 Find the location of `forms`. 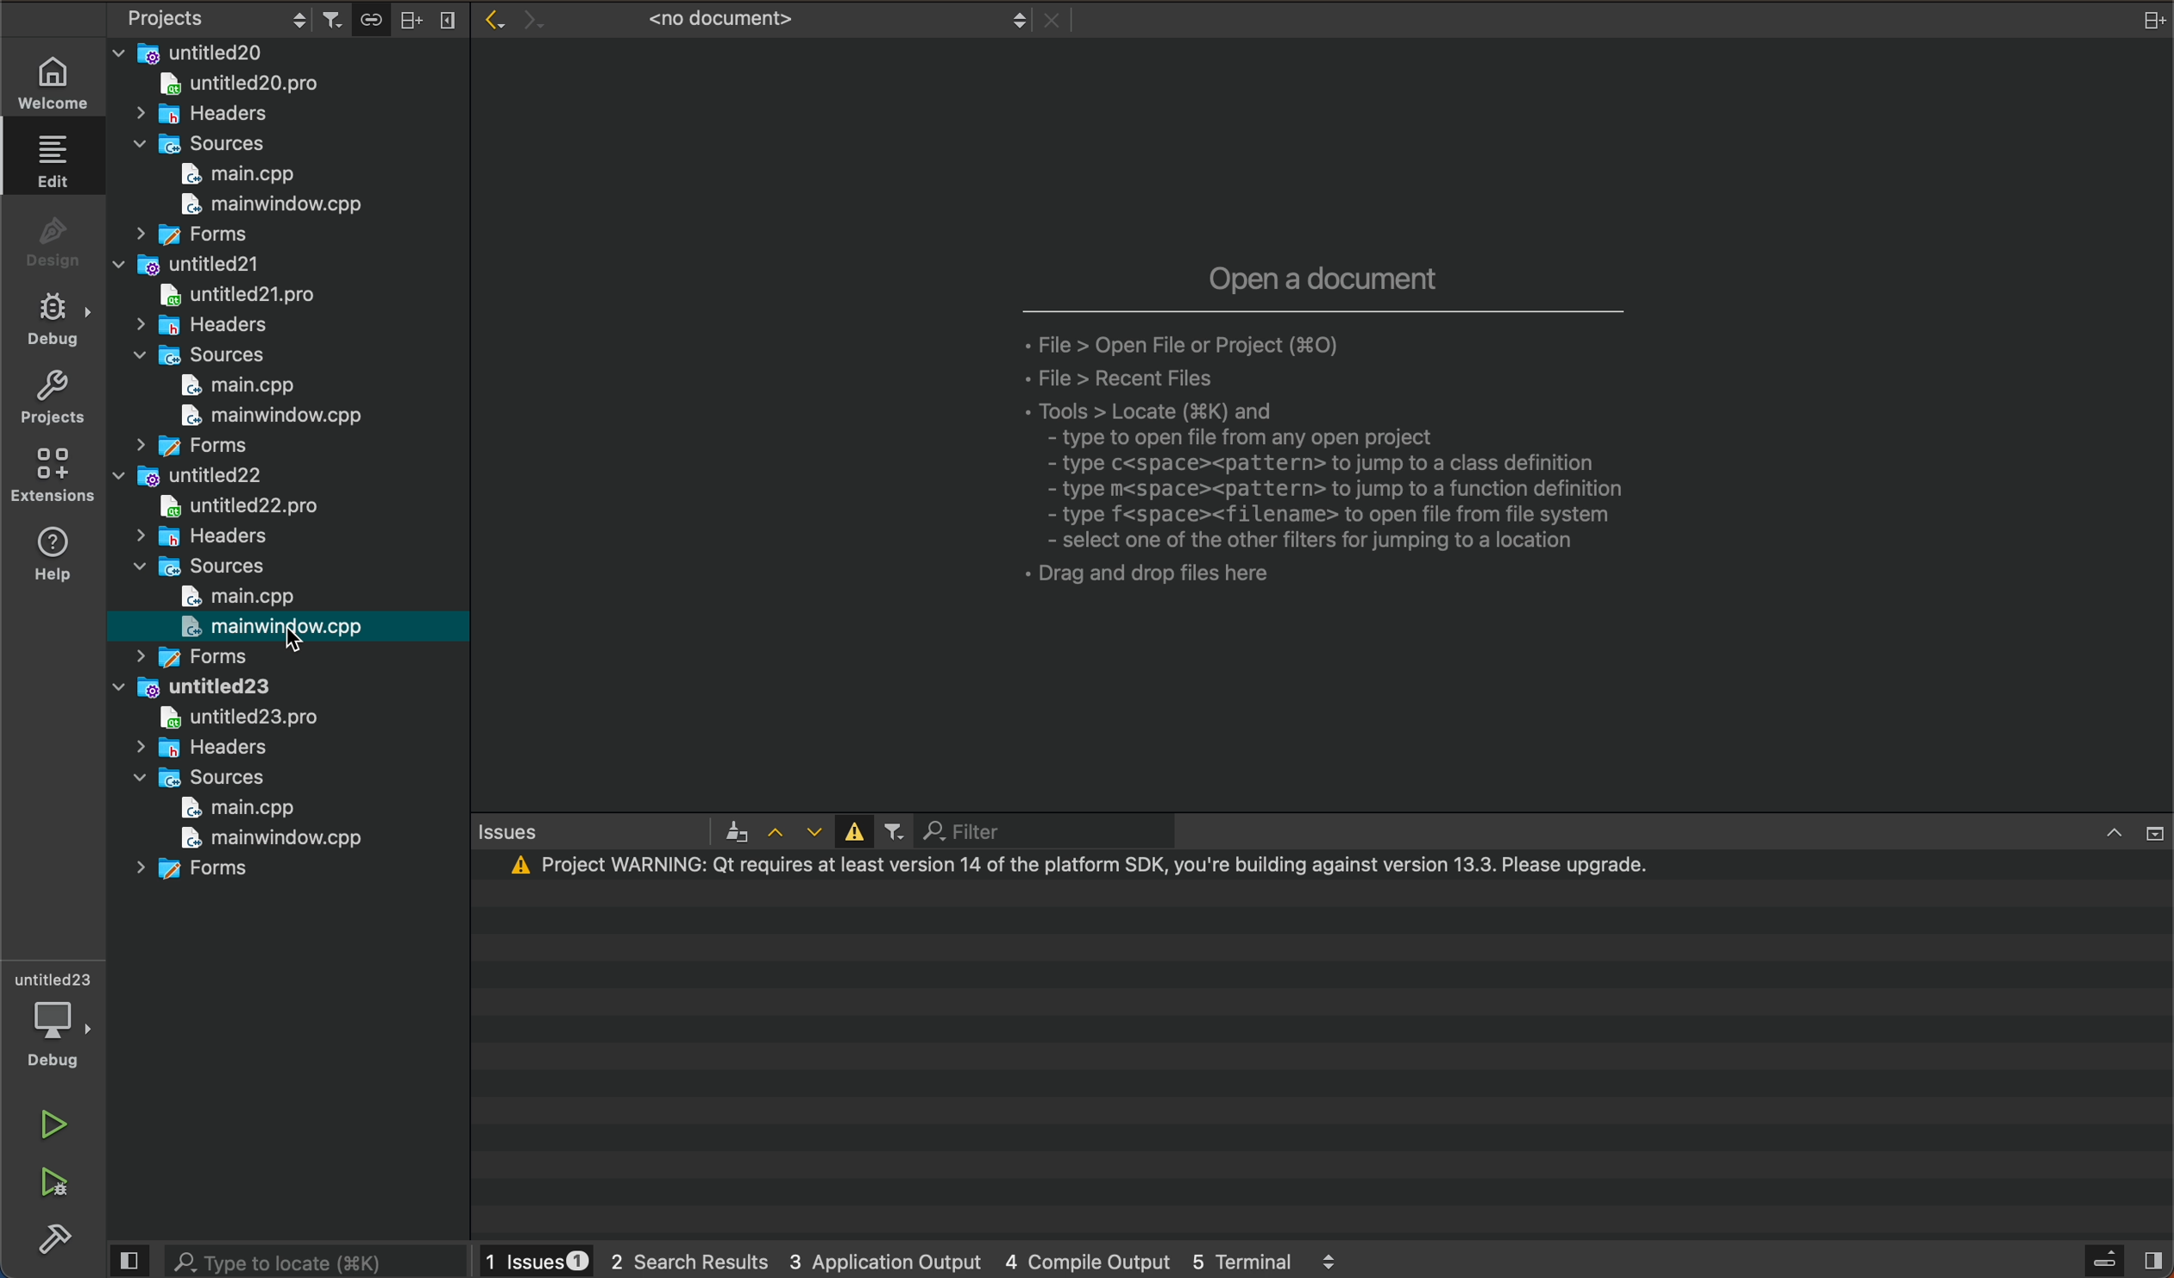

forms is located at coordinates (202, 874).